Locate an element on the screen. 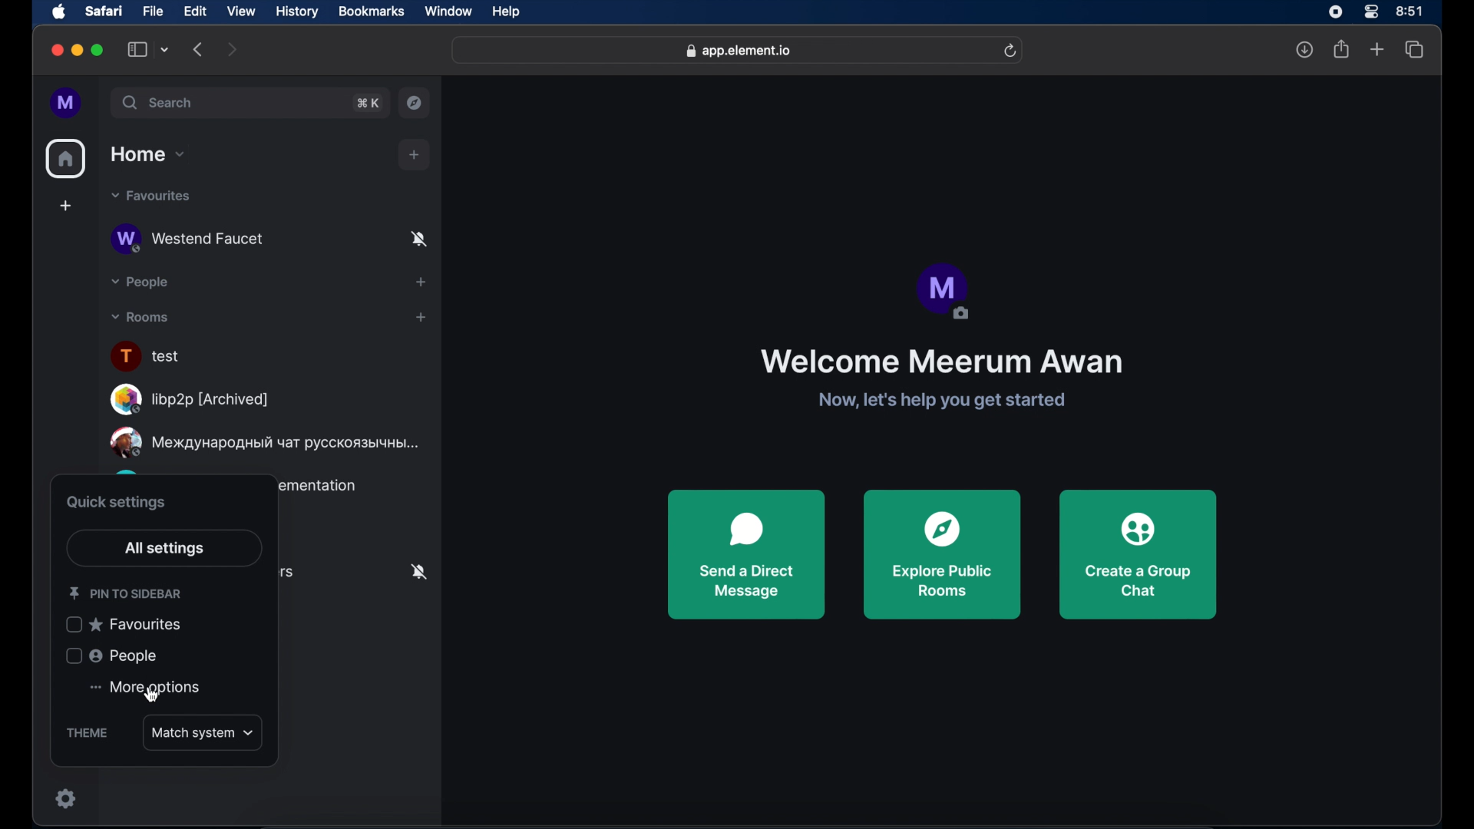 The image size is (1474, 829). file is located at coordinates (156, 12).